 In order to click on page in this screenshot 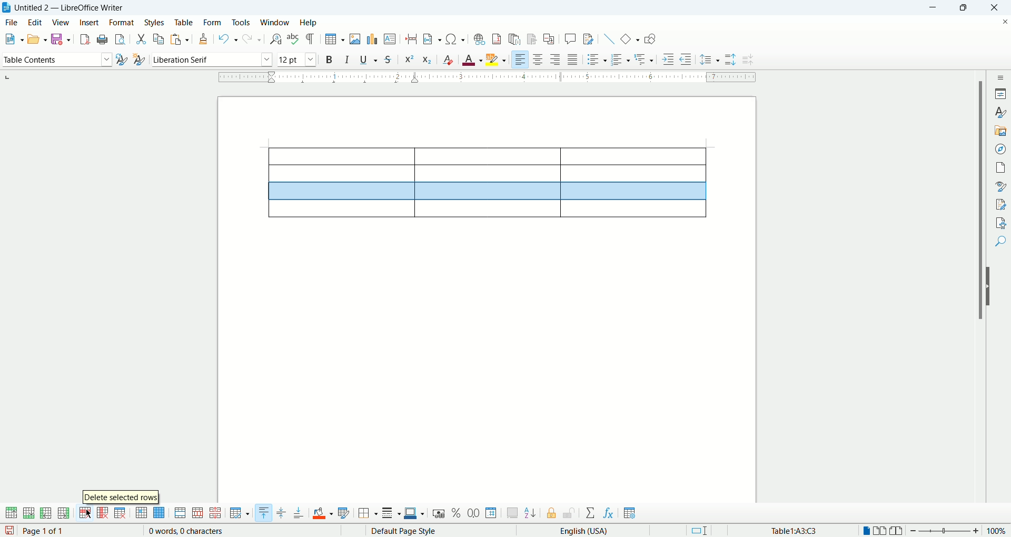, I will do `click(999, 167)`.